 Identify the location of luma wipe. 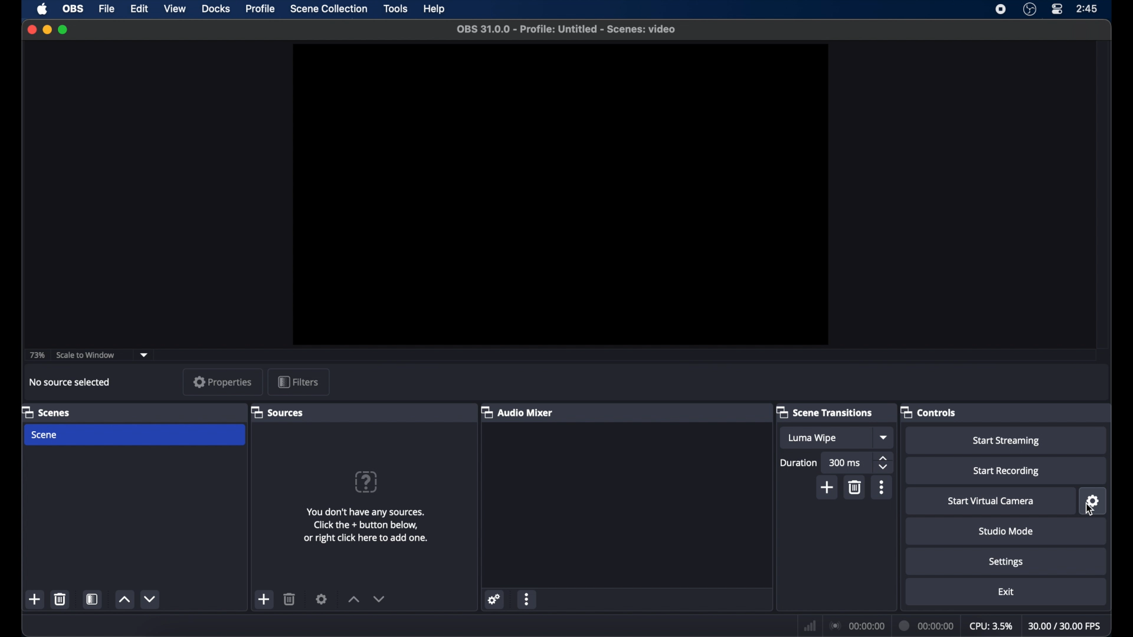
(824, 438).